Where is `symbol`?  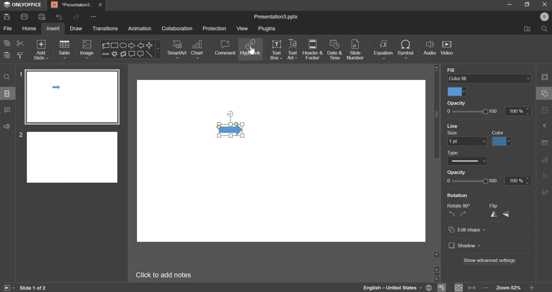
symbol is located at coordinates (406, 49).